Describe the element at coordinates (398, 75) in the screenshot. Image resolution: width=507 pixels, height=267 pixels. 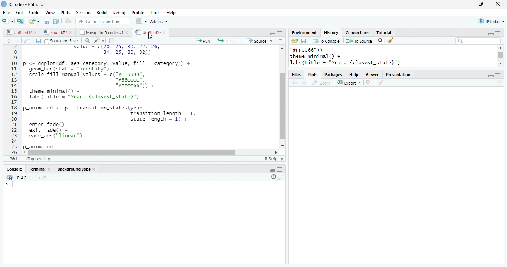
I see `Presentation` at that location.